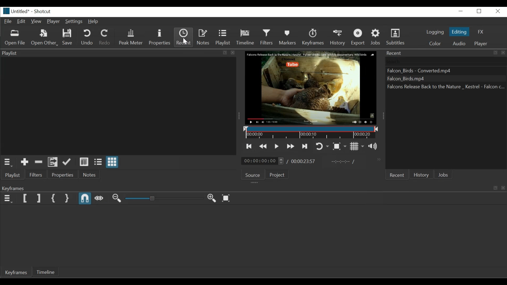 The height and width of the screenshot is (285, 507). I want to click on History, so click(421, 175).